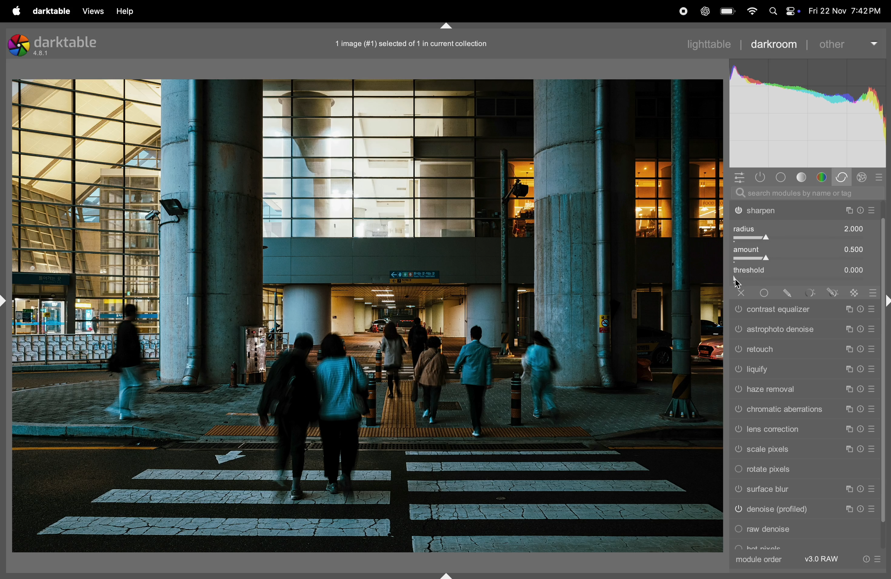 The height and width of the screenshot is (579, 891). I want to click on apple widgets, so click(793, 11).